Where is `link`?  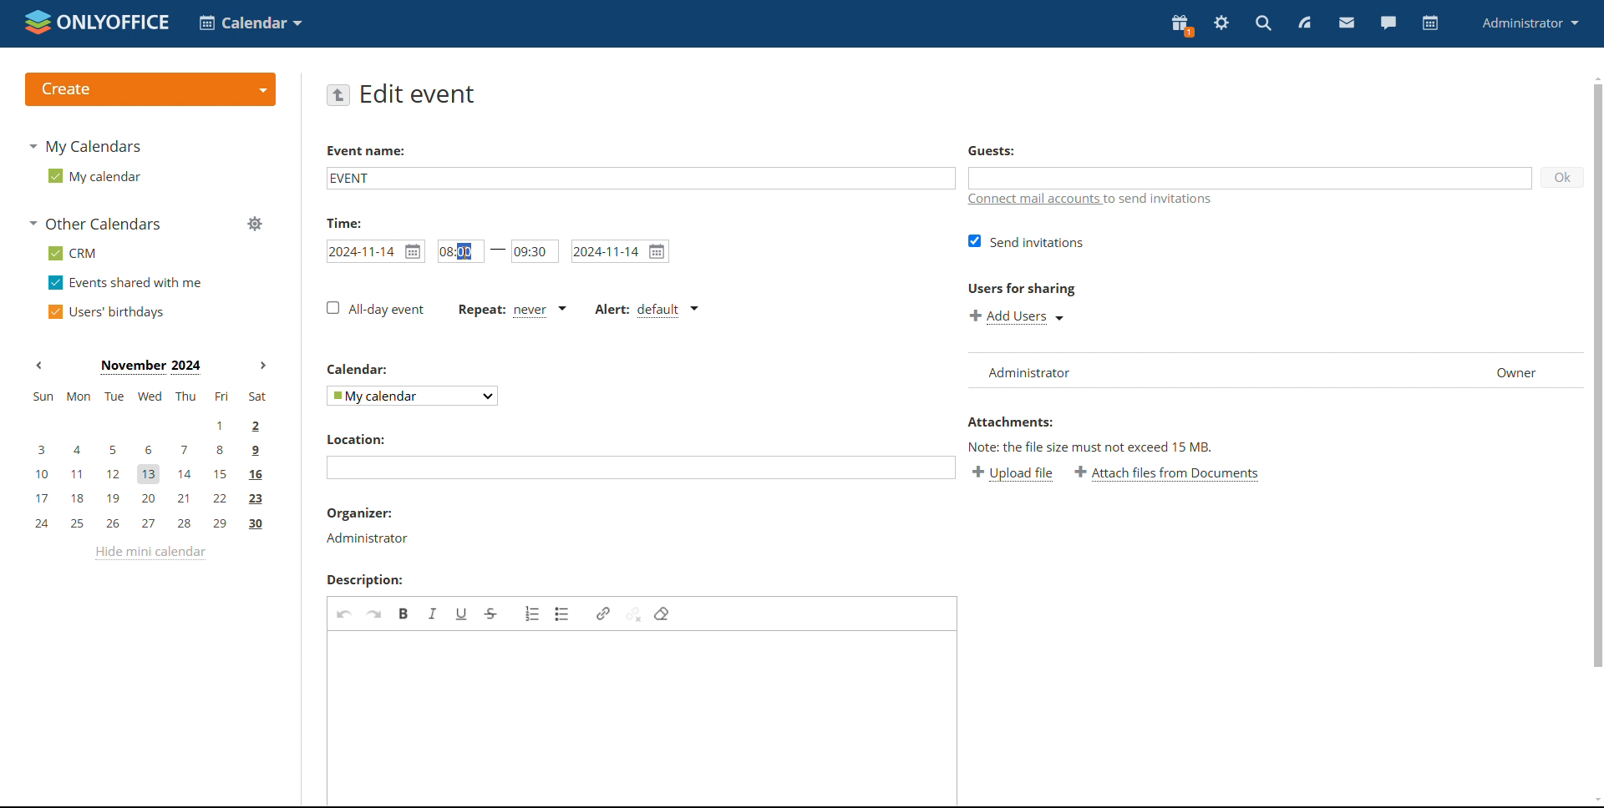
link is located at coordinates (602, 614).